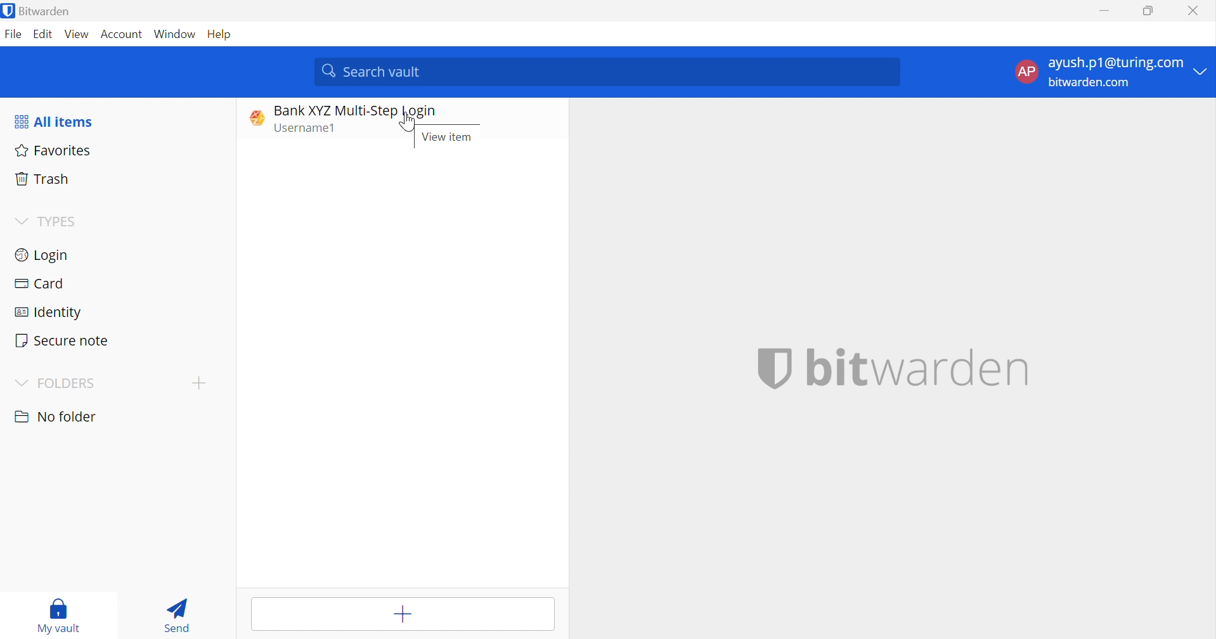 The width and height of the screenshot is (1216, 639). Describe the element at coordinates (1090, 82) in the screenshot. I see `bitwarden.com` at that location.